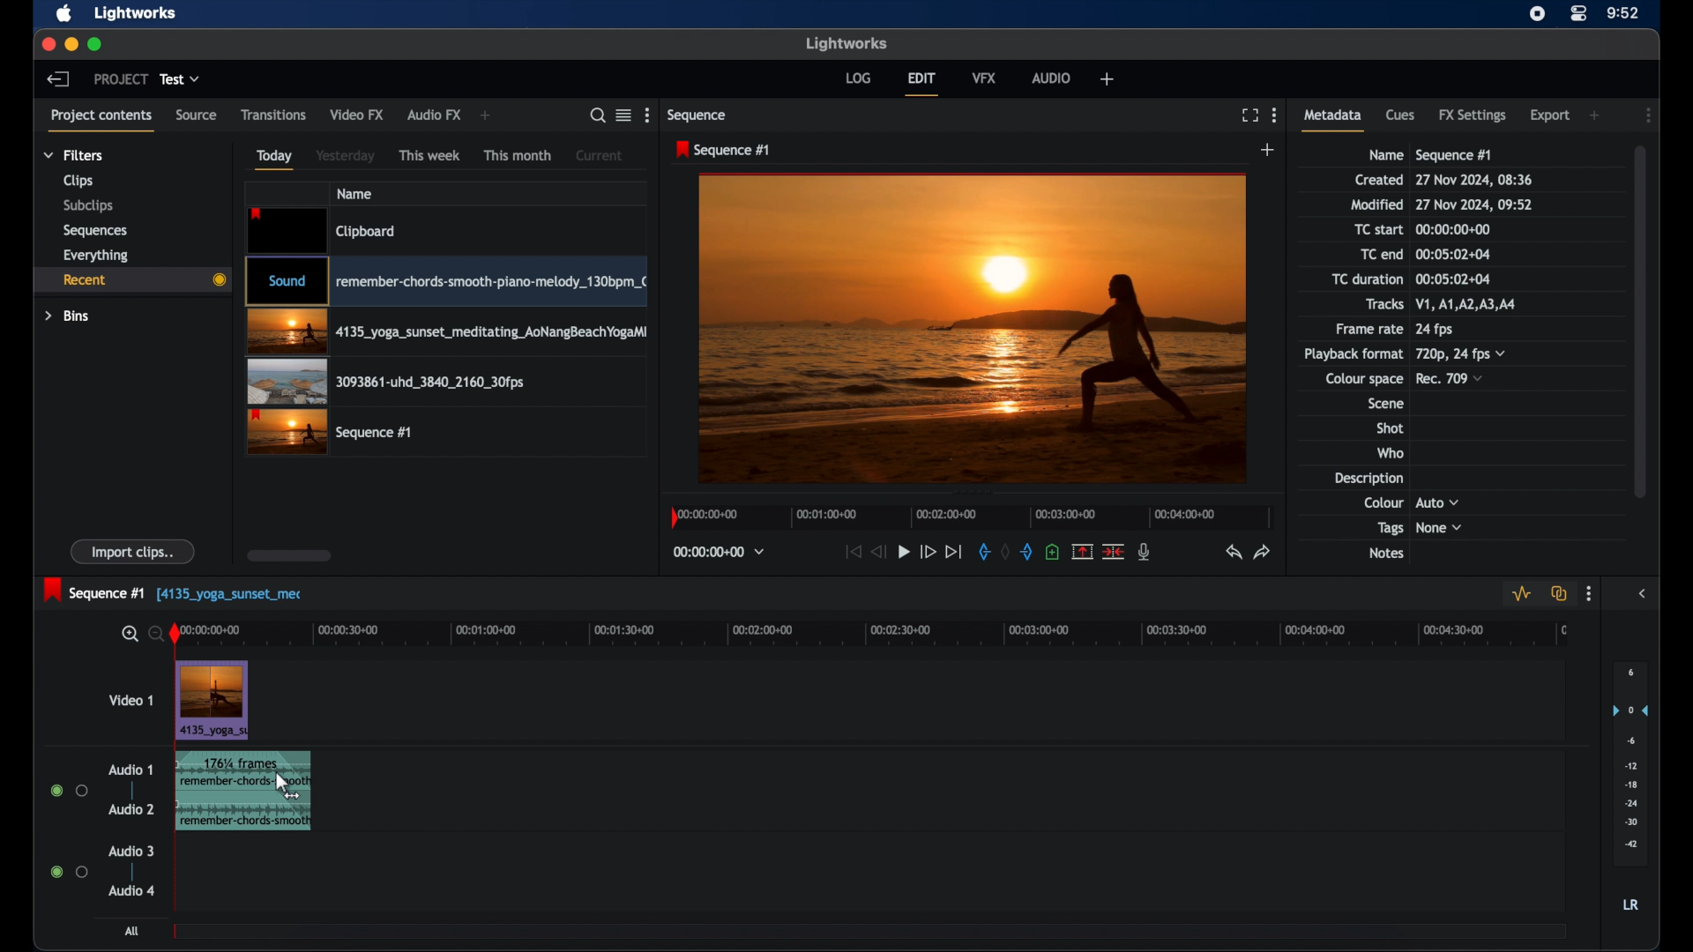 This screenshot has width=1693, height=952. Describe the element at coordinates (131, 851) in the screenshot. I see `audio 3` at that location.